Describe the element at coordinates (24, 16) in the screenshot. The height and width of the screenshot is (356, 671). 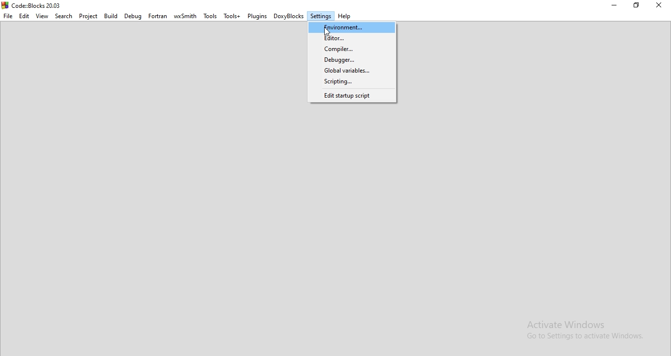
I see `Edit` at that location.